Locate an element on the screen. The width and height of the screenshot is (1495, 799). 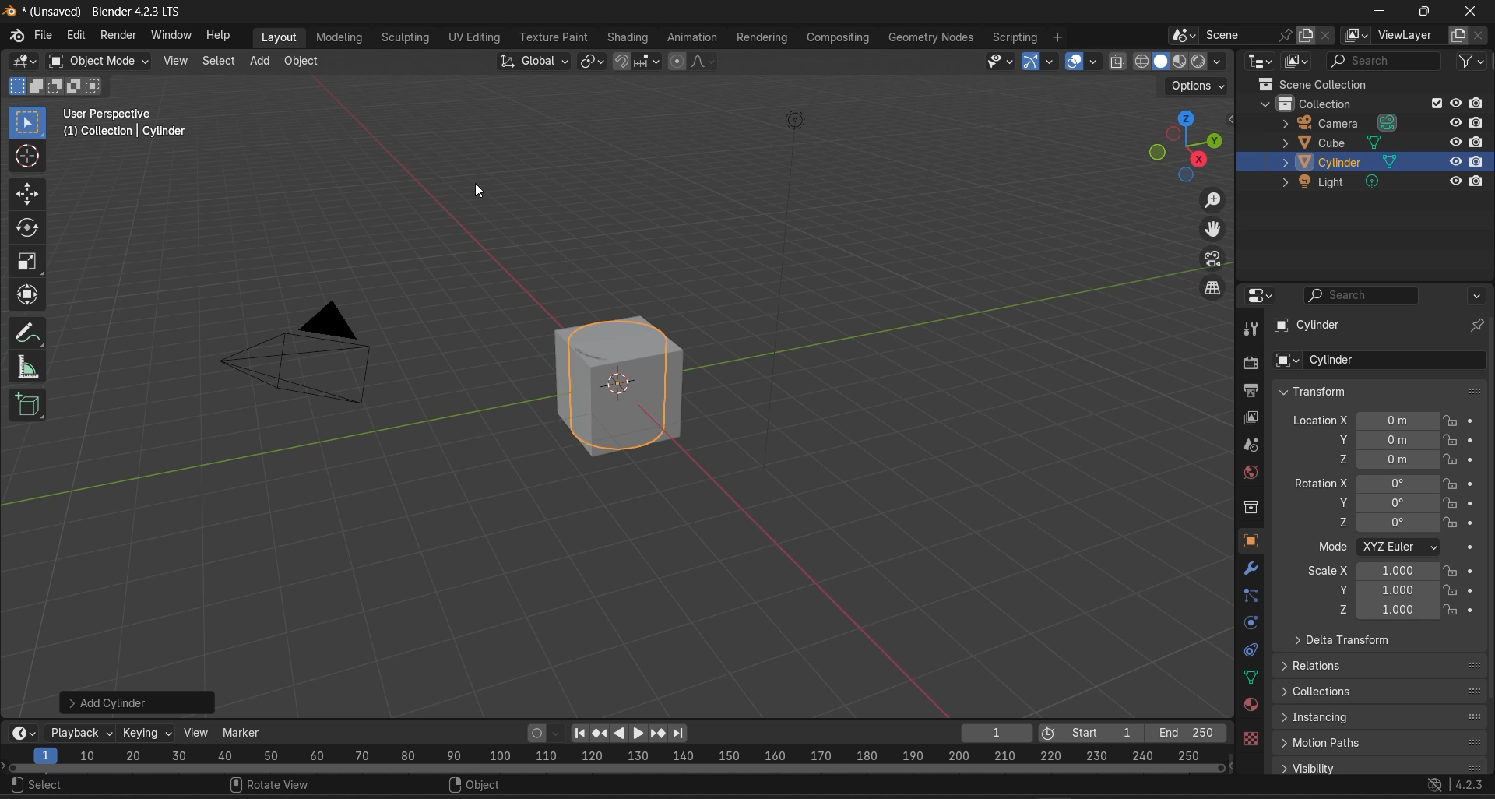
viewport shading:rendered is located at coordinates (1198, 60).